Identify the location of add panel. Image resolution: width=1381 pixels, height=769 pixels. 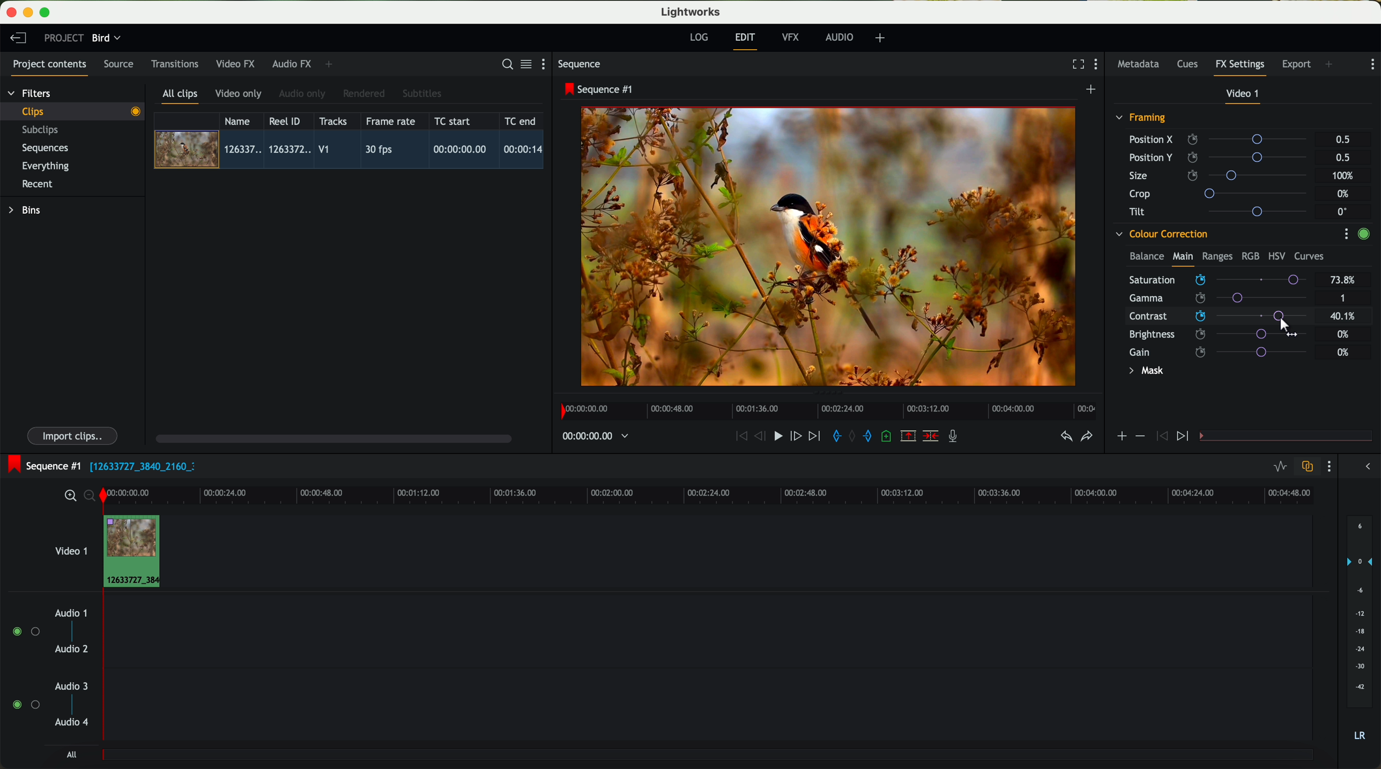
(331, 64).